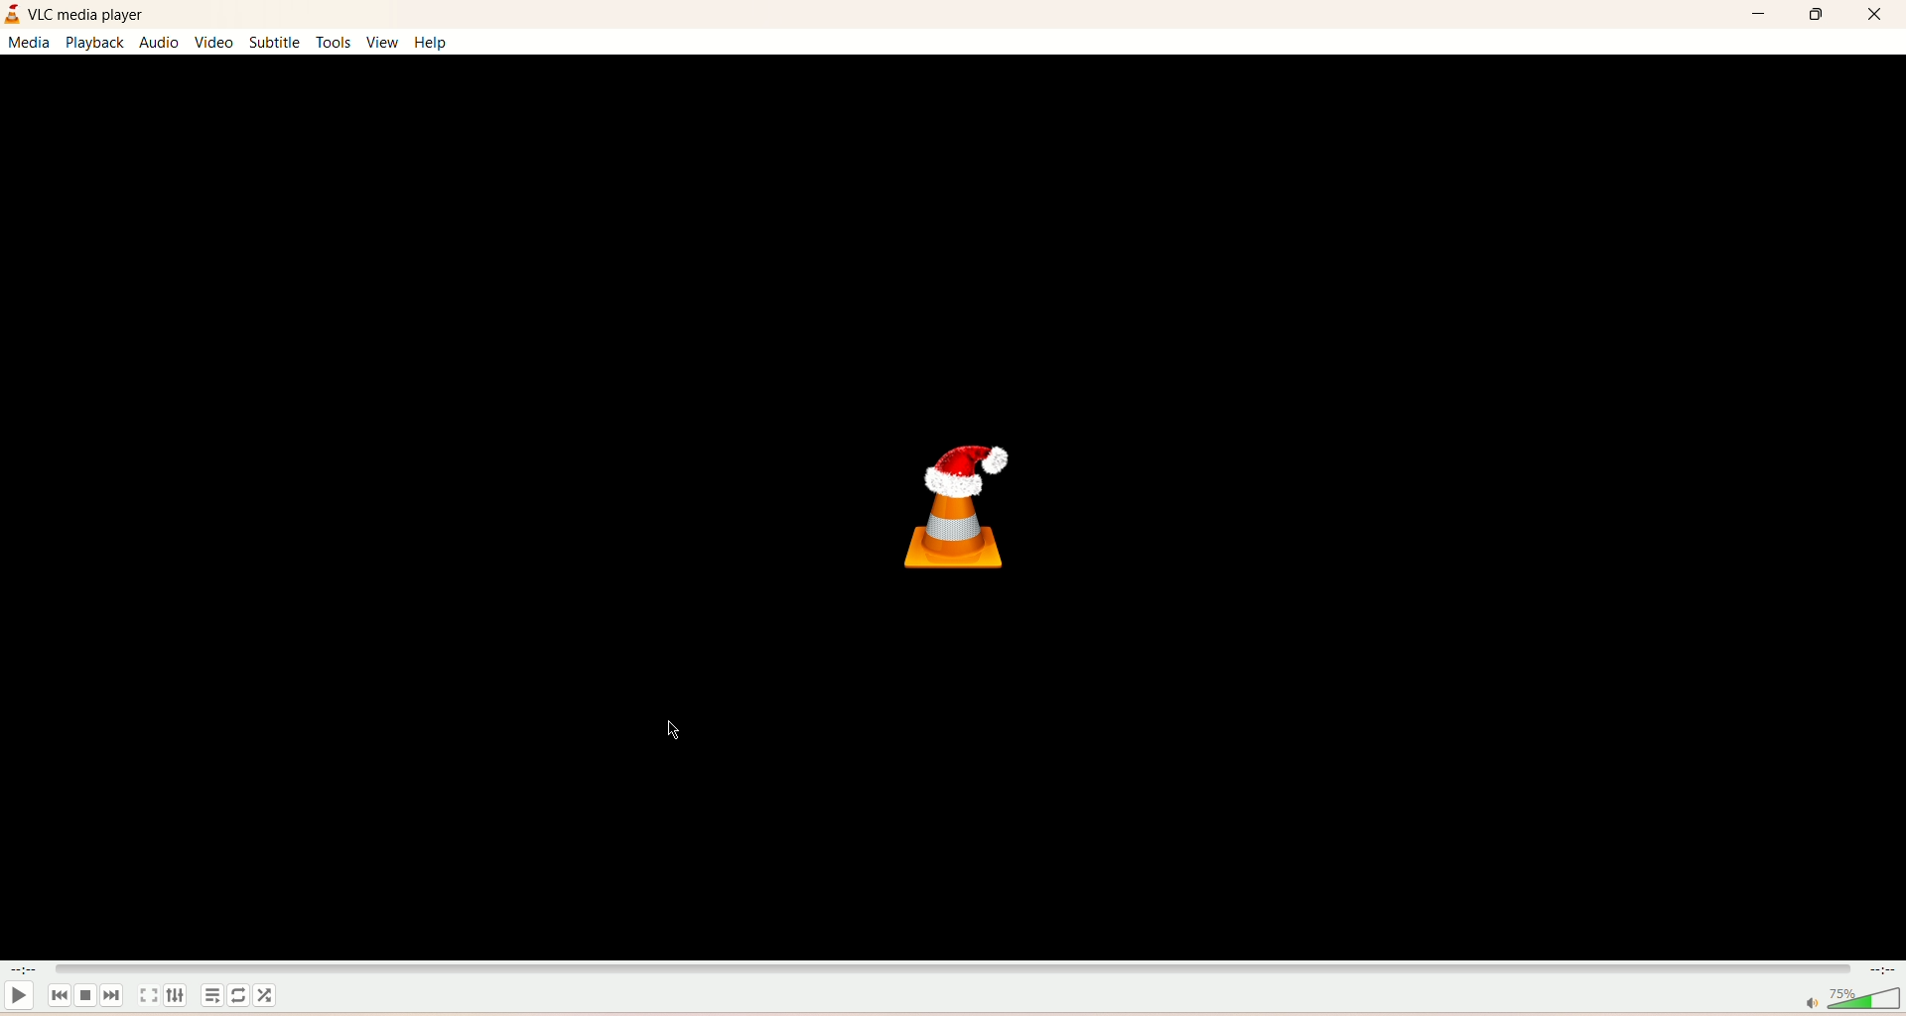  Describe the element at coordinates (89, 15) in the screenshot. I see `VLC media player` at that location.